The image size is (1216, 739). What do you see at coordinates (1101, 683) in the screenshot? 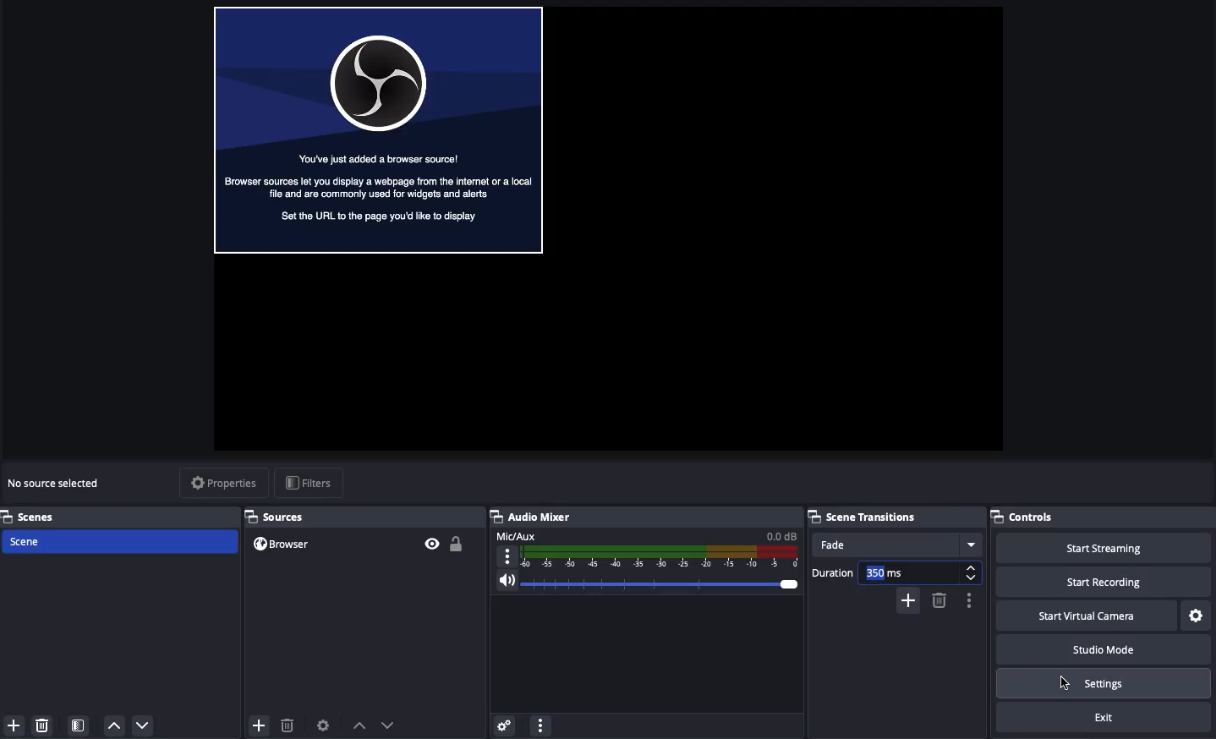
I see `Settings` at bounding box center [1101, 683].